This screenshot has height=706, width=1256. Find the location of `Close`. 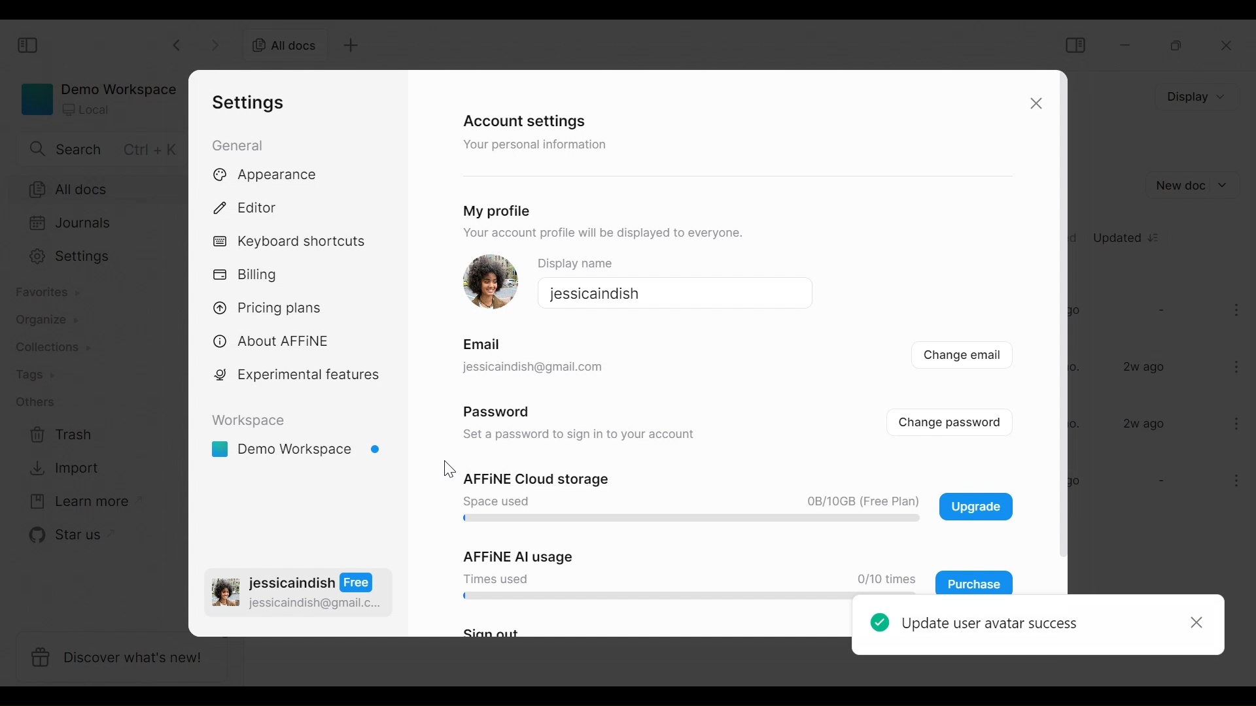

Close is located at coordinates (1038, 105).